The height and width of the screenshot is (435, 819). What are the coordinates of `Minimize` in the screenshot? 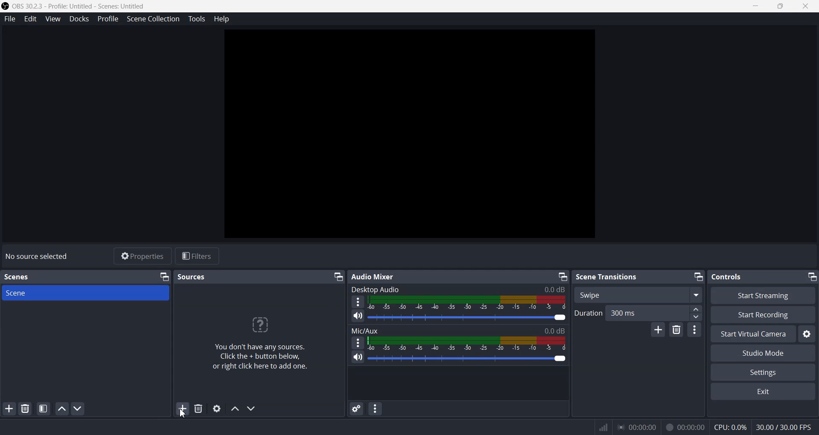 It's located at (698, 277).